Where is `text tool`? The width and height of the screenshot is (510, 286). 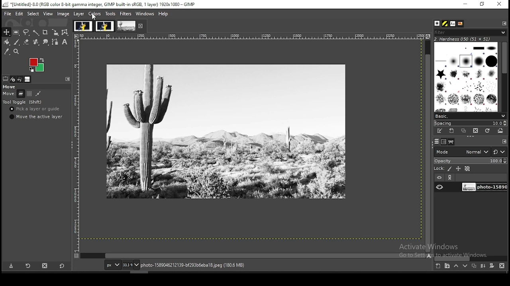
text tool is located at coordinates (65, 42).